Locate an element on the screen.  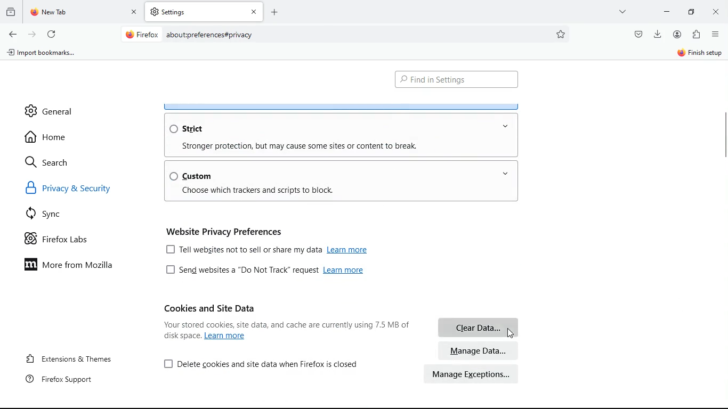
Stronger protection, but may cause some sites or content to break. is located at coordinates (301, 145).